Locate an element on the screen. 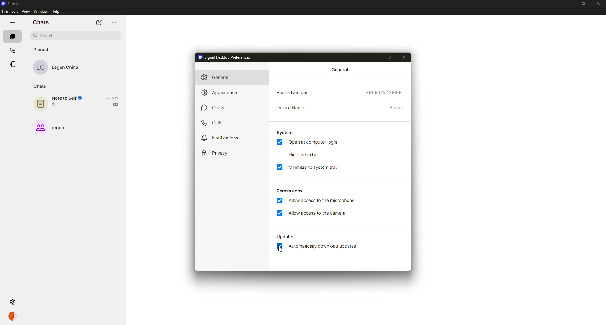 The width and height of the screenshot is (606, 325). general is located at coordinates (341, 70).